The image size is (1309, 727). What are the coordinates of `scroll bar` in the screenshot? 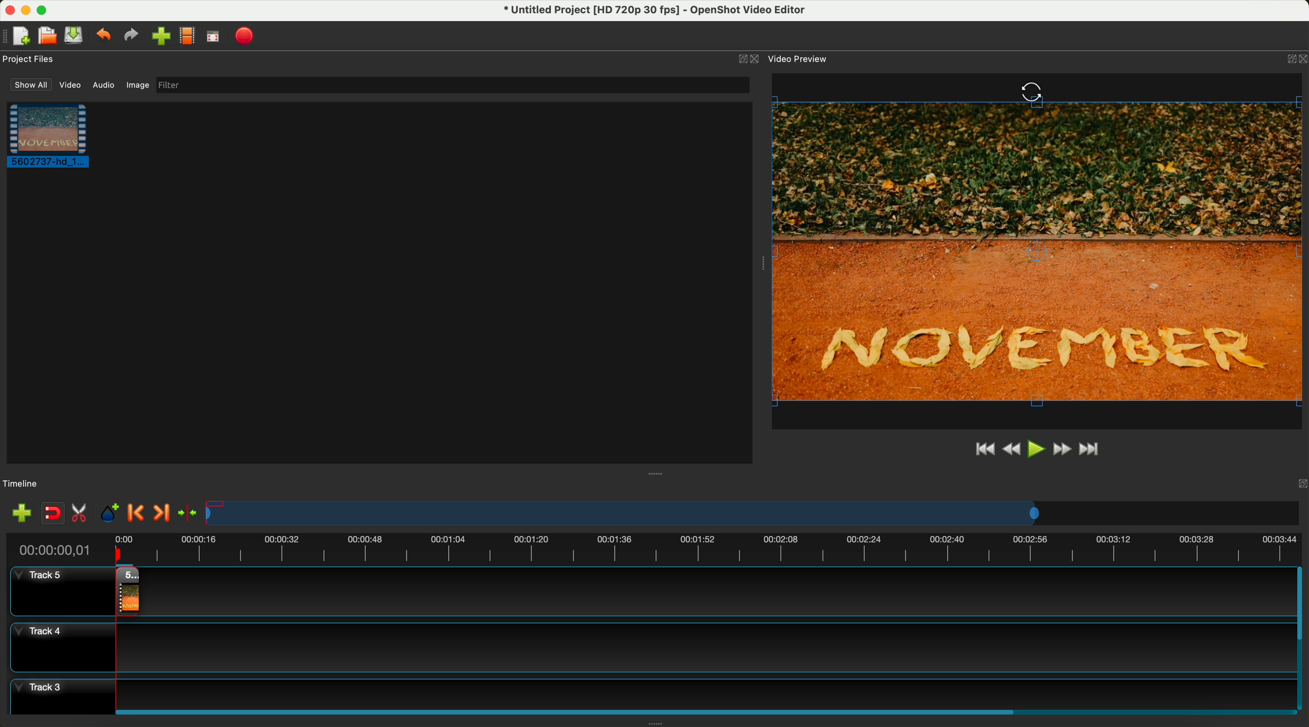 It's located at (703, 710).